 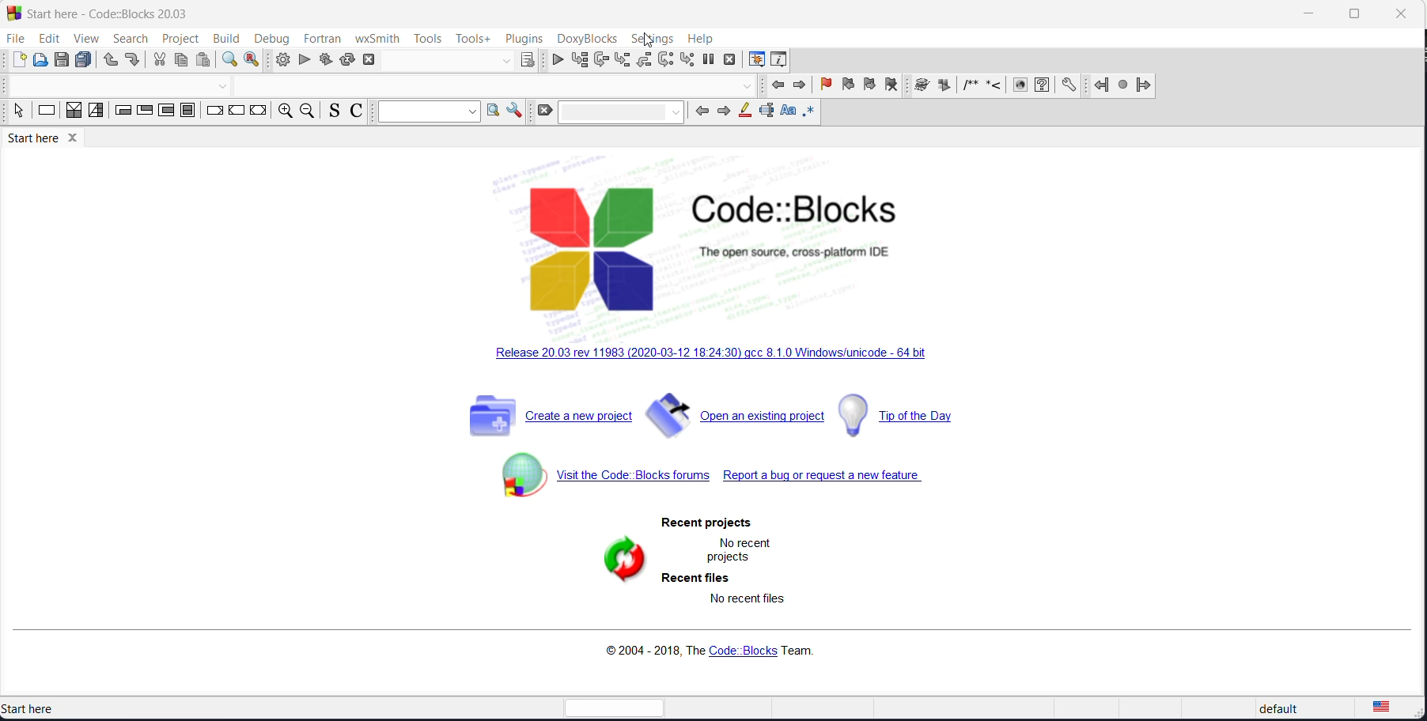 I want to click on dropdown, so click(x=430, y=111).